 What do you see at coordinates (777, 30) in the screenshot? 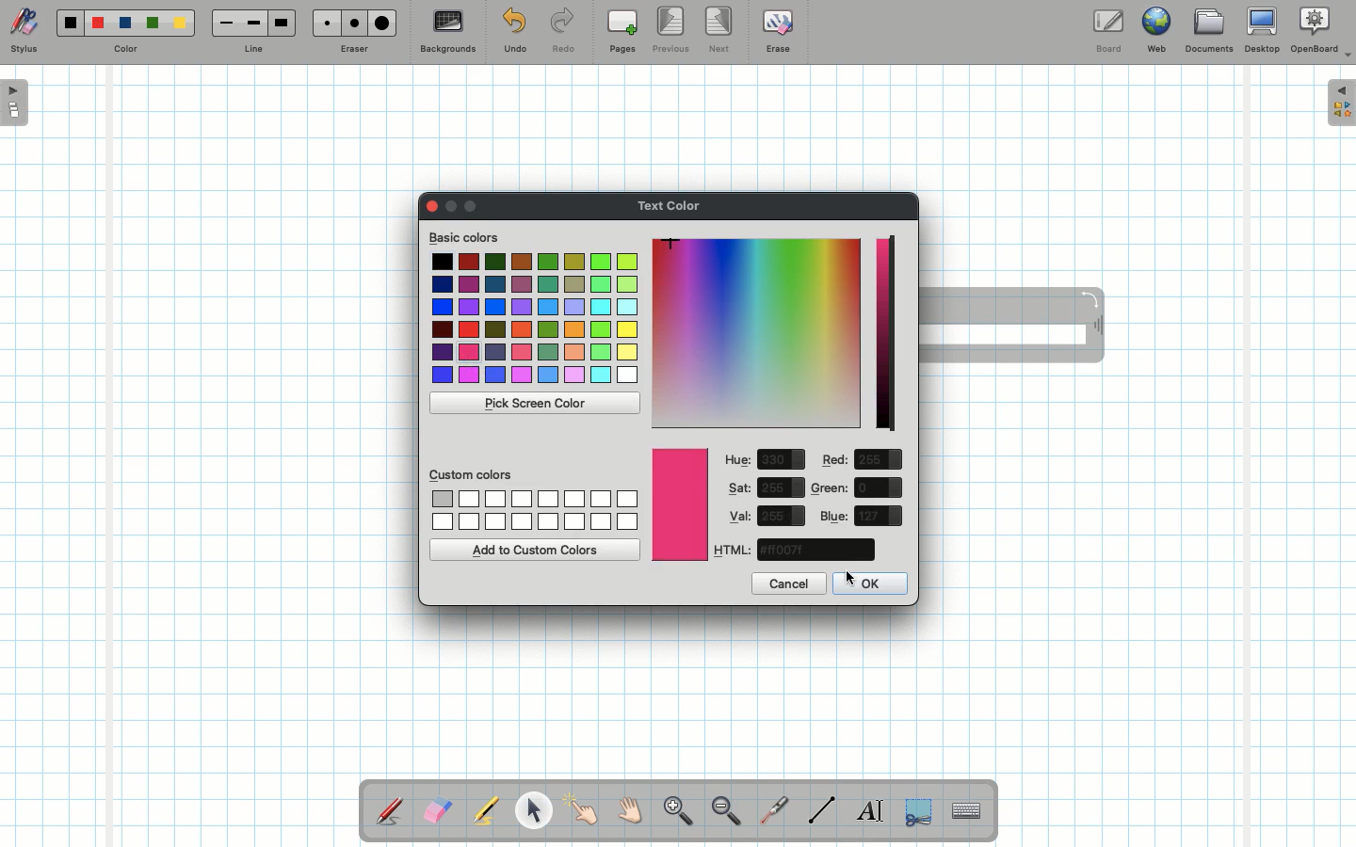
I see `Erase` at bounding box center [777, 30].